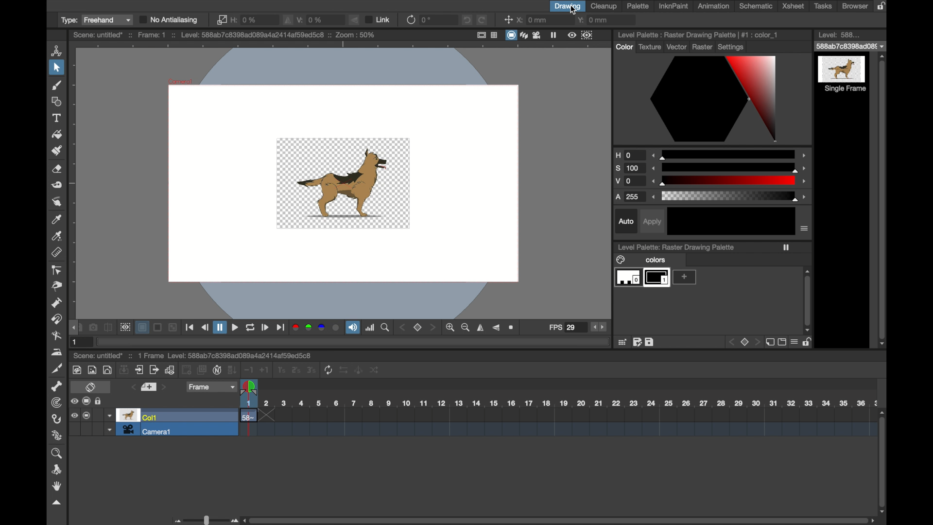  Describe the element at coordinates (148, 430) in the screenshot. I see `camera1` at that location.